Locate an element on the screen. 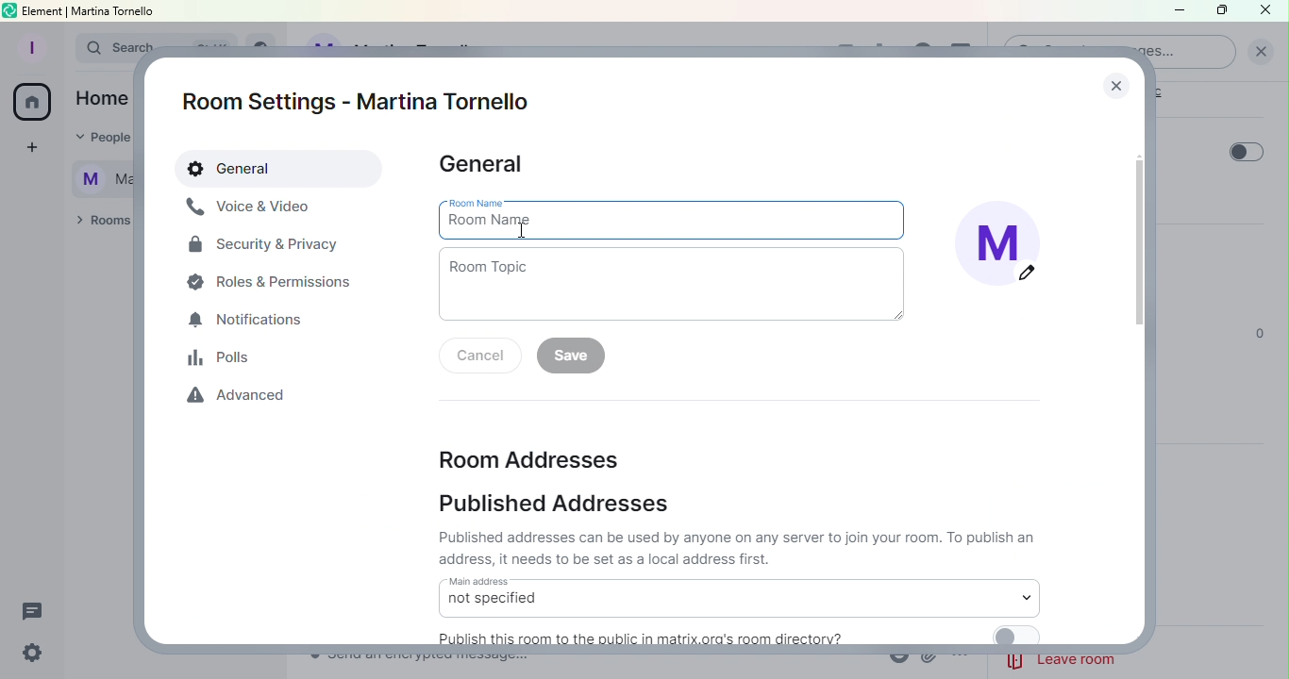  People is located at coordinates (96, 139).